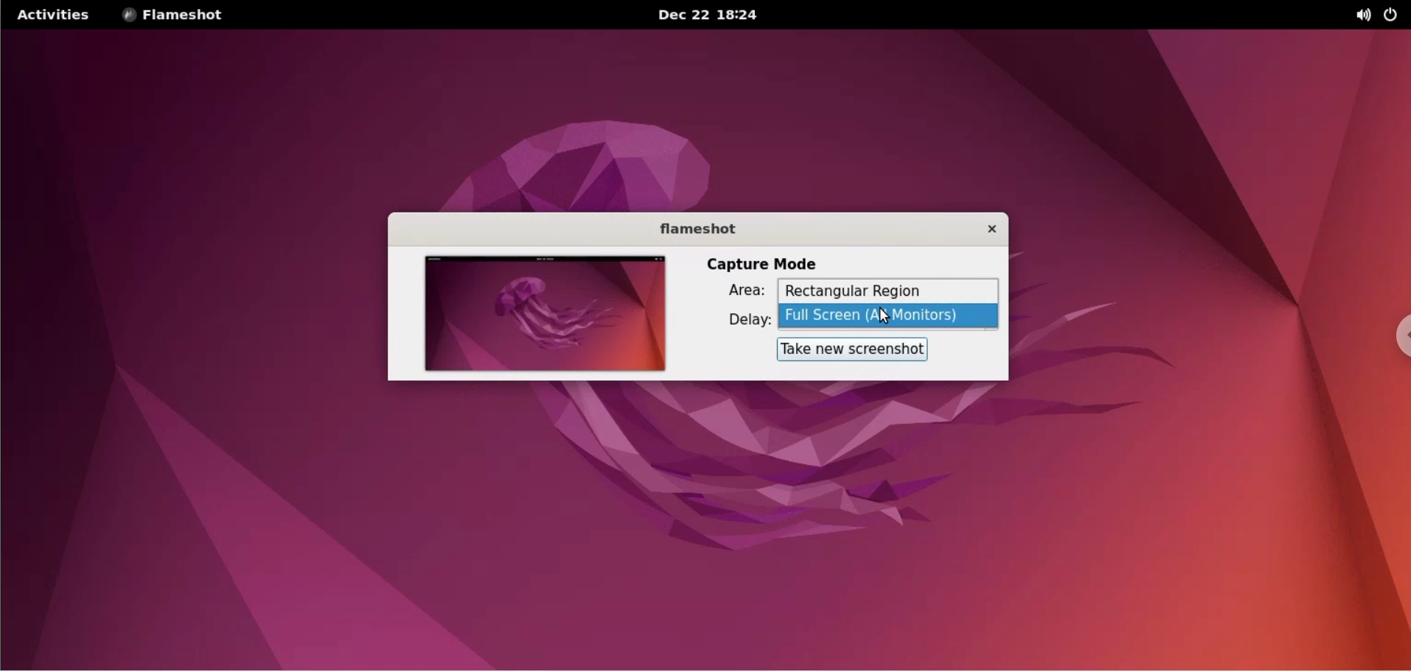 This screenshot has height=671, width=1411. I want to click on take new screenshot, so click(854, 350).